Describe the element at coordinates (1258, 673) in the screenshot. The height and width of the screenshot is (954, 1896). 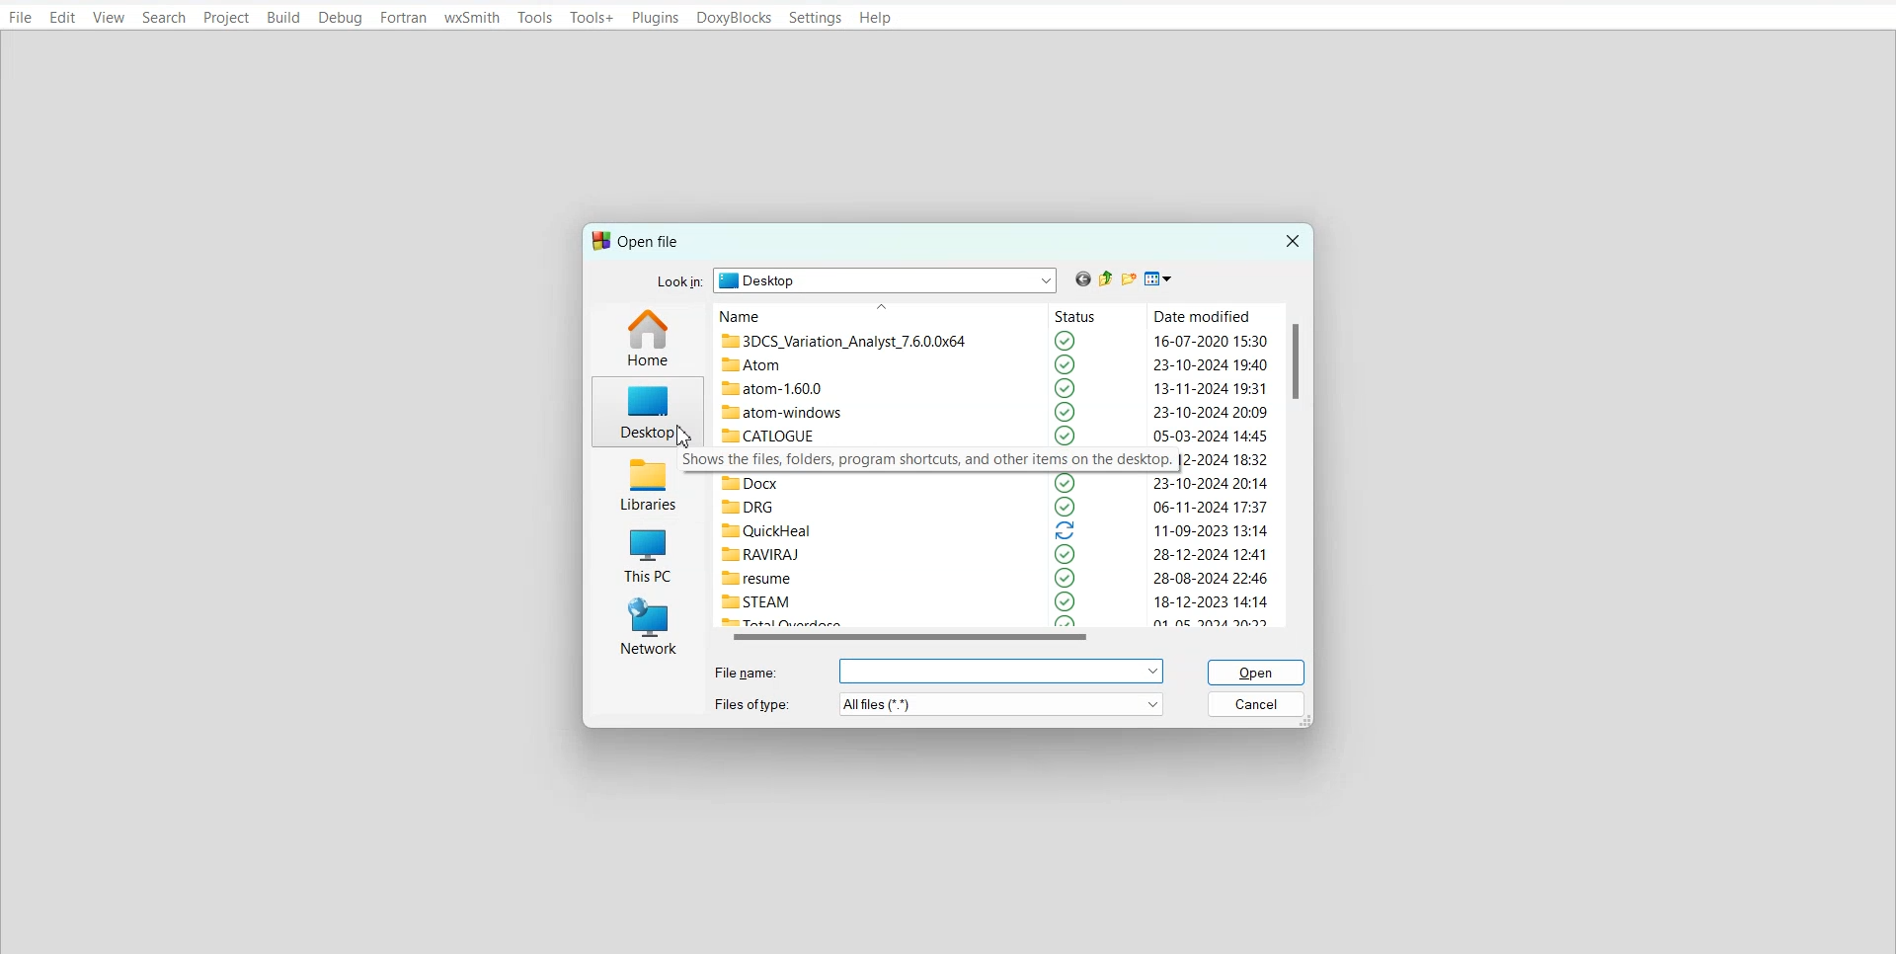
I see `Open ` at that location.